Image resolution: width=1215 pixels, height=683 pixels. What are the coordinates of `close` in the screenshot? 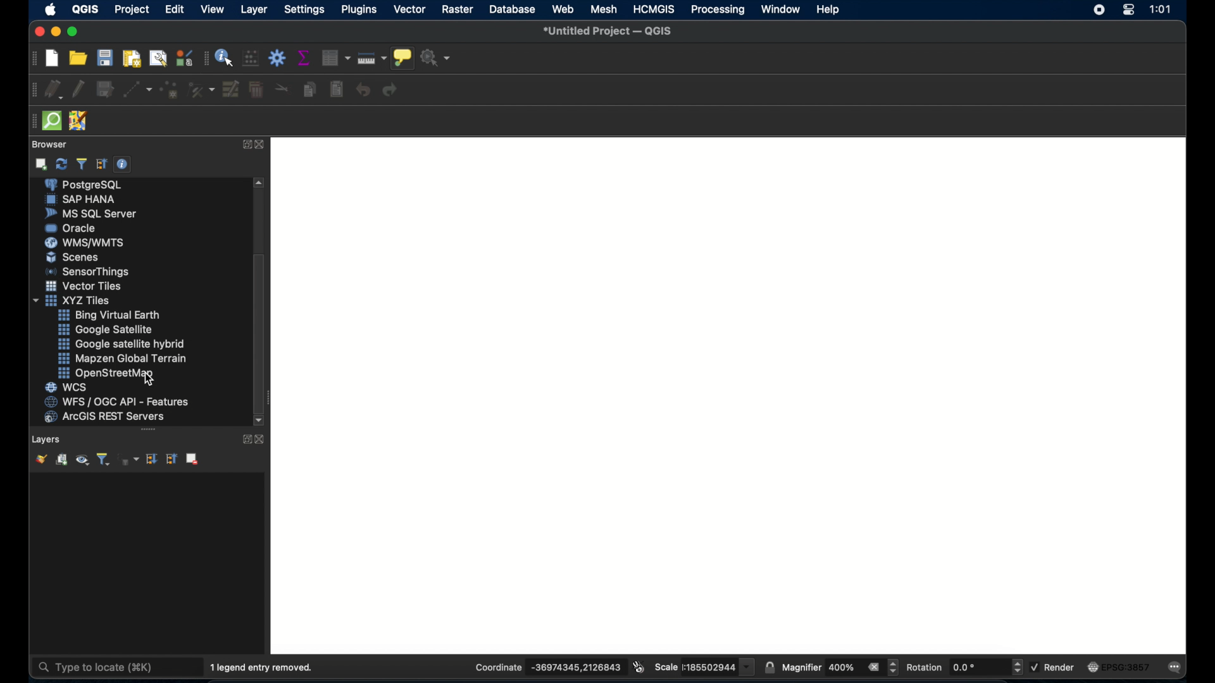 It's located at (38, 32).